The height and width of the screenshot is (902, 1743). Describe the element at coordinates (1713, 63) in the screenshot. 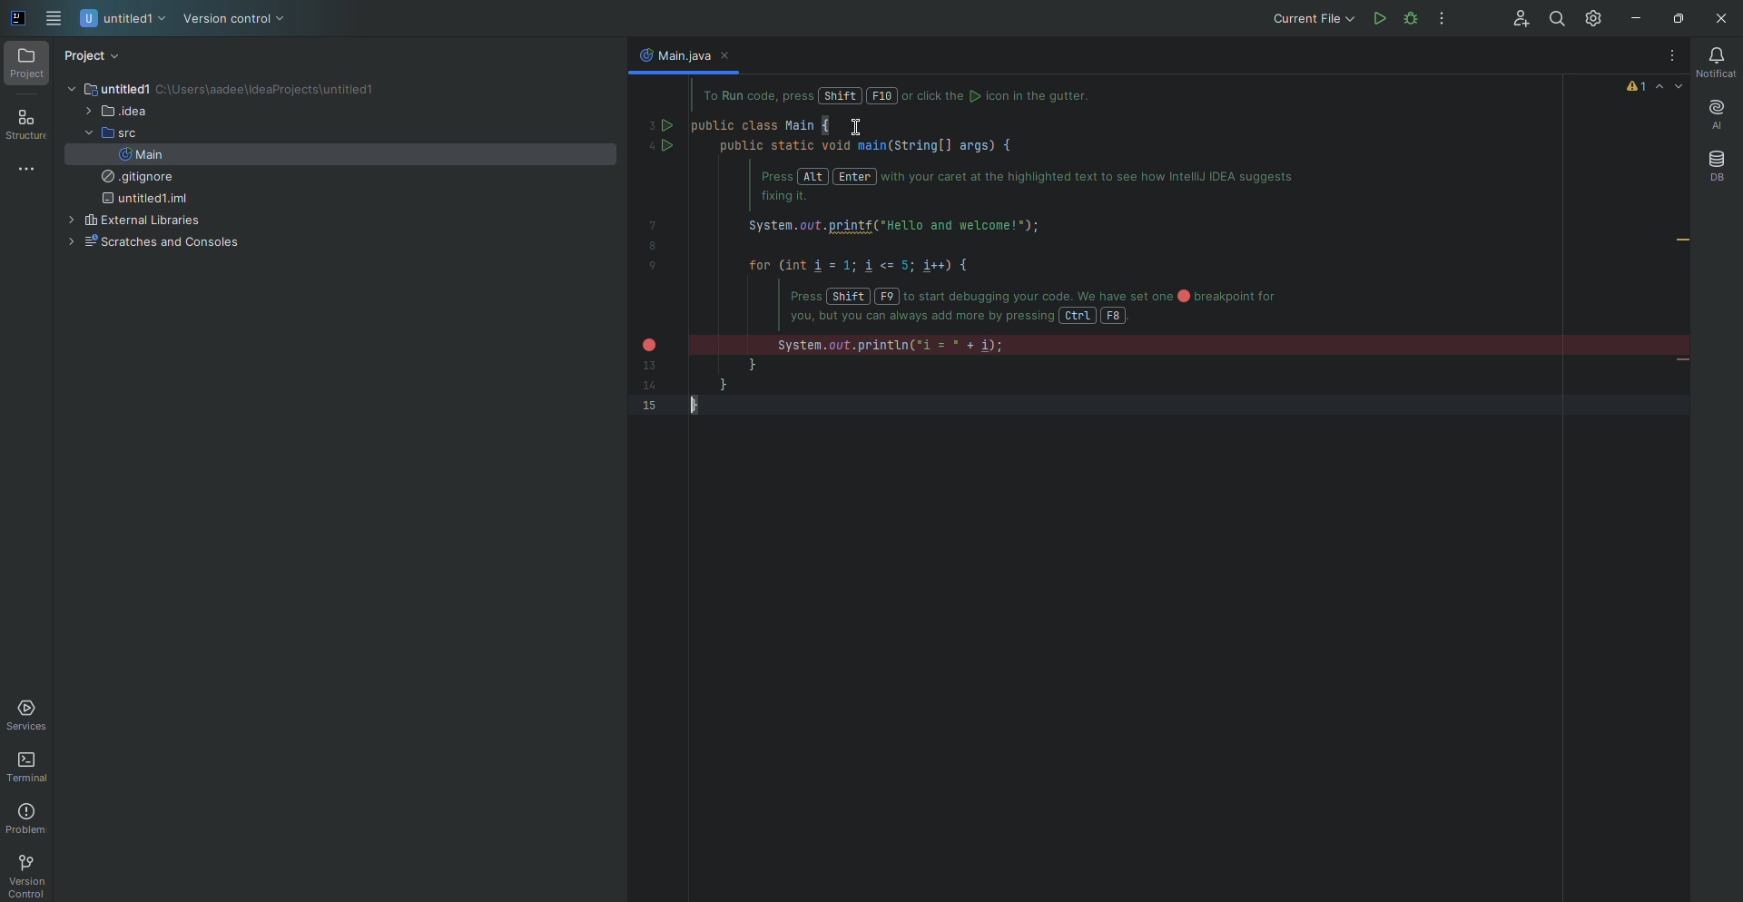

I see `Notifications` at that location.